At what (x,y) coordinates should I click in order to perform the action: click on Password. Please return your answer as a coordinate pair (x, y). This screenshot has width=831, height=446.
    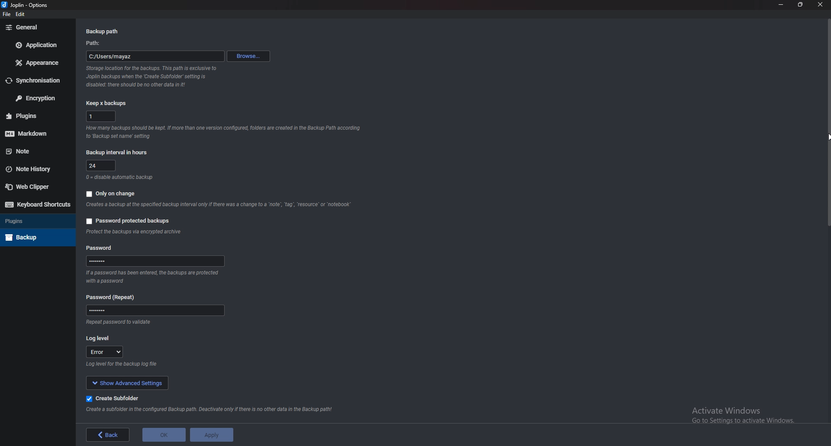
    Looking at the image, I should click on (156, 310).